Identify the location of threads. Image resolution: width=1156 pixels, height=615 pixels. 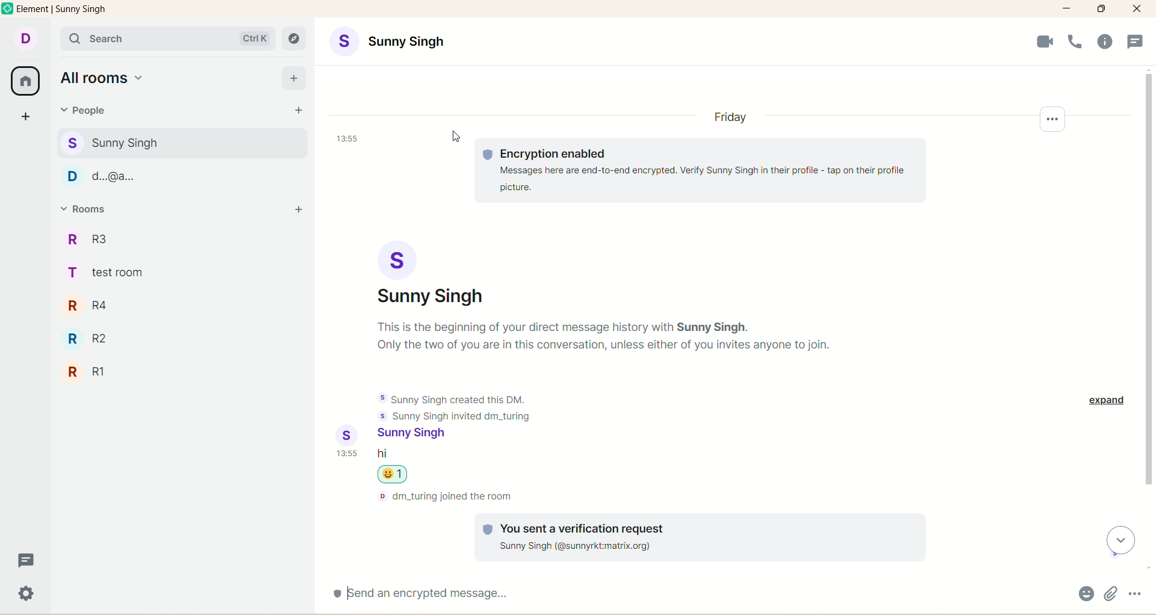
(26, 559).